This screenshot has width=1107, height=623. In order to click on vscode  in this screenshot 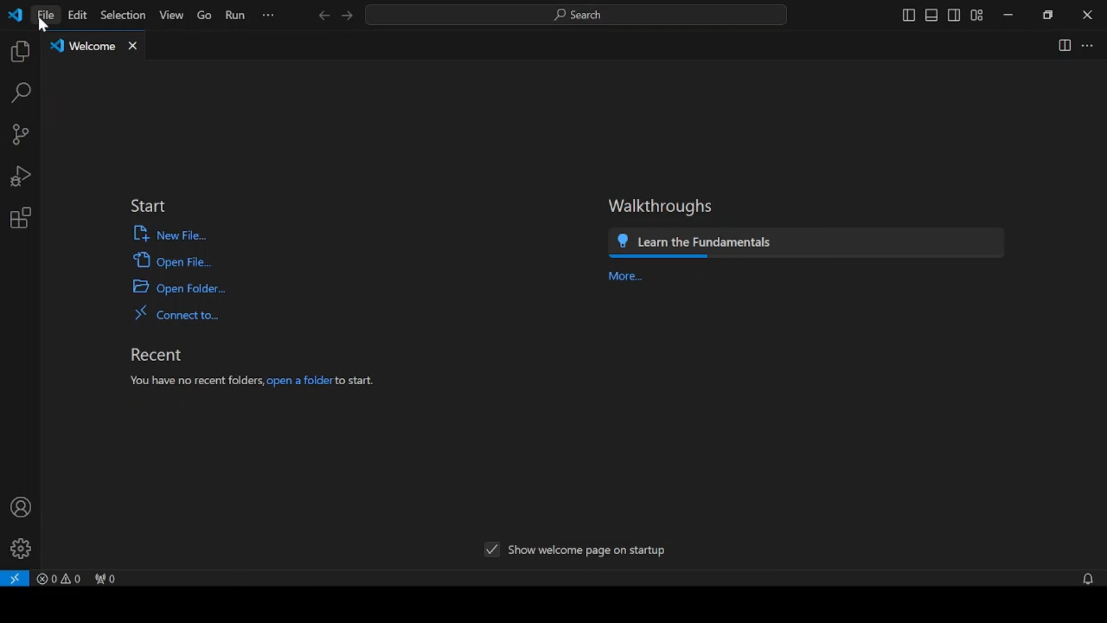, I will do `click(14, 15)`.